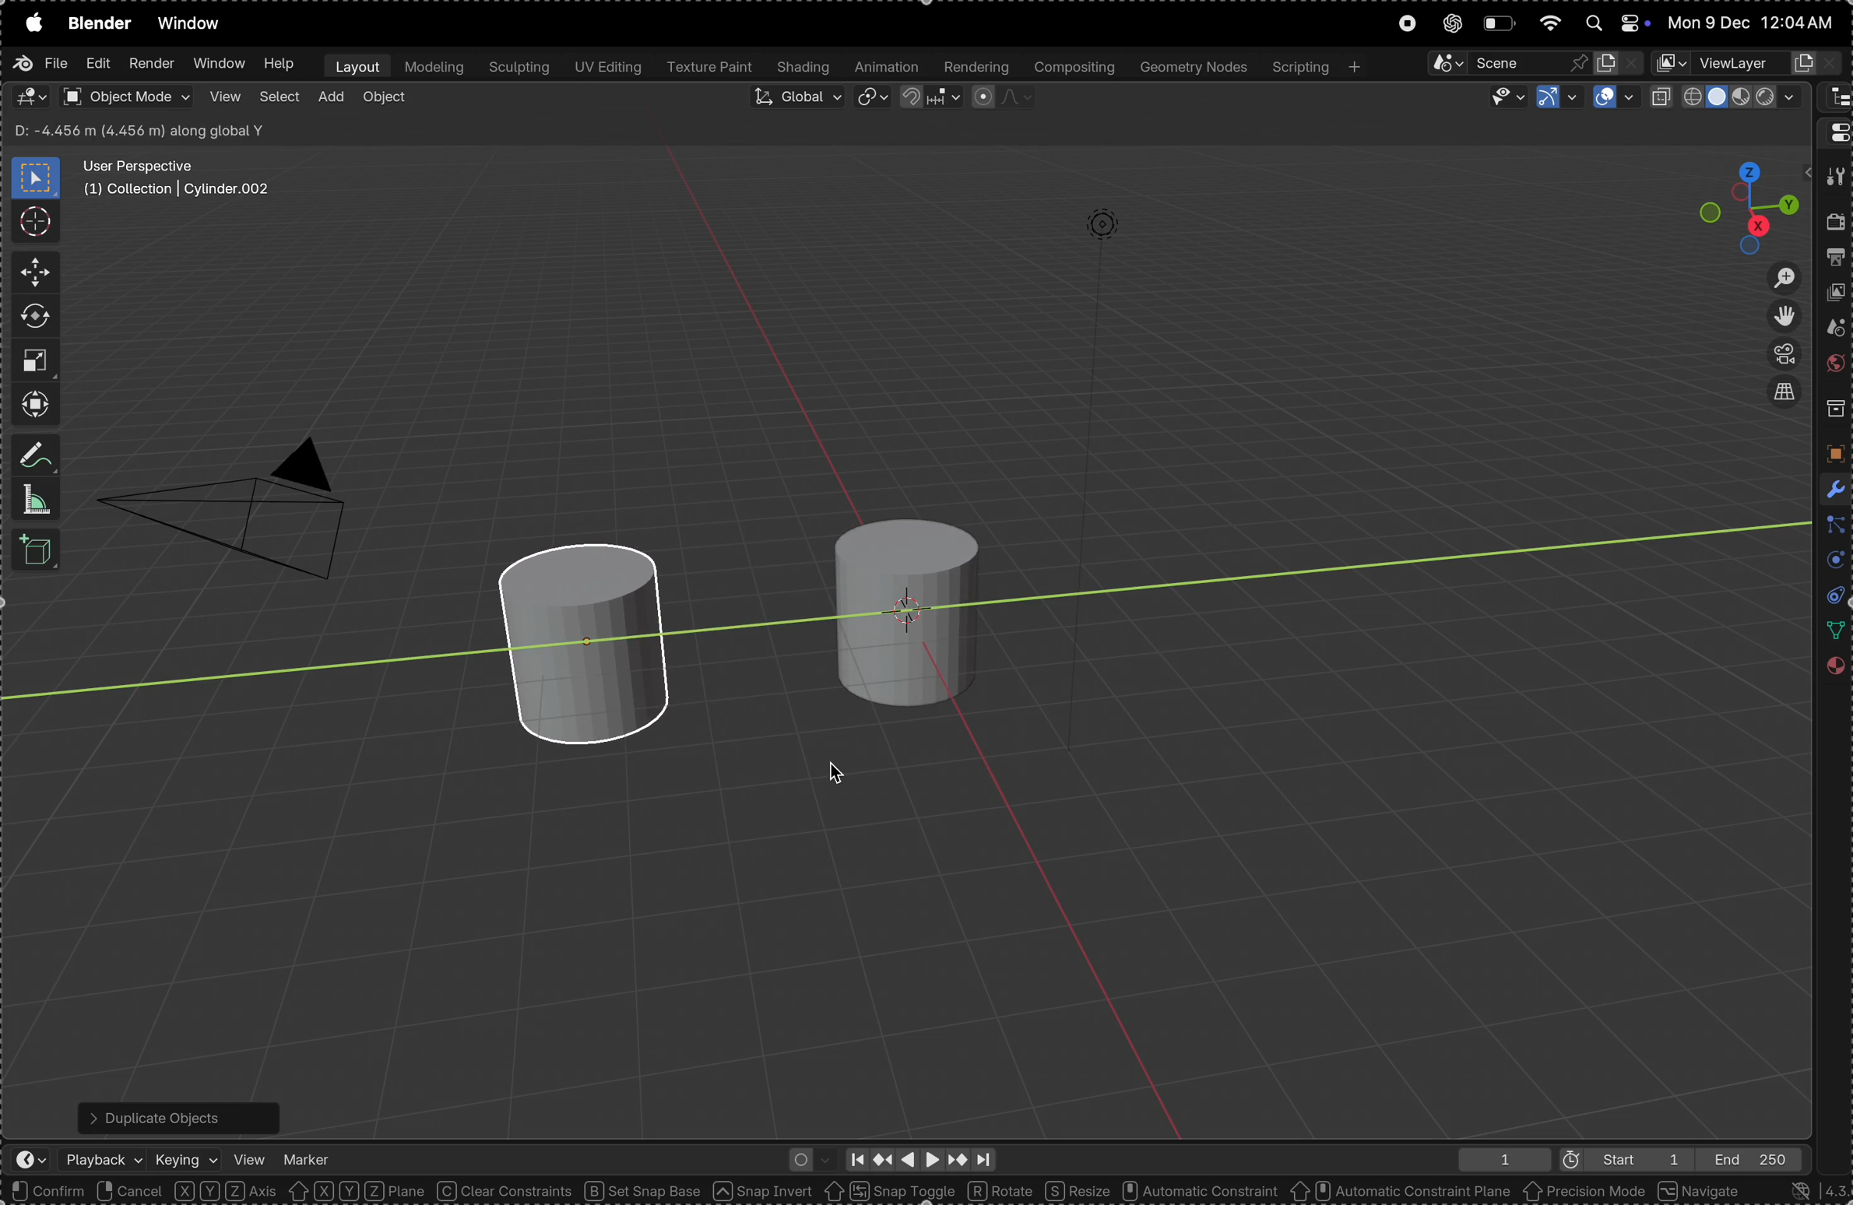 This screenshot has height=1205, width=1853. Describe the element at coordinates (1834, 671) in the screenshot. I see `material` at that location.